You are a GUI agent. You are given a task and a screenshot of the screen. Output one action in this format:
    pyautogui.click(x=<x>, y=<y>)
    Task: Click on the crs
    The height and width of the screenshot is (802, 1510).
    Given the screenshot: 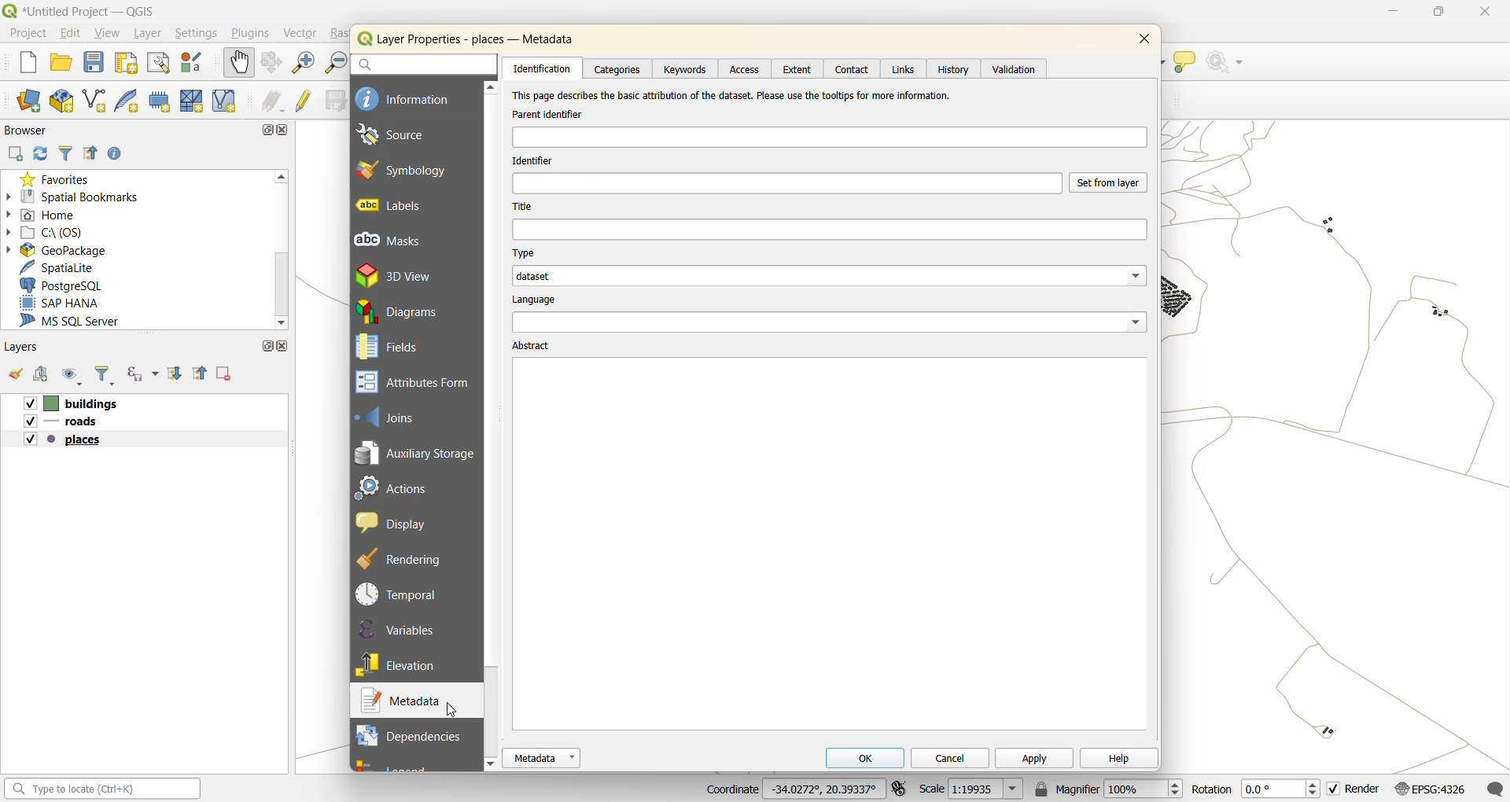 What is the action you would take?
    pyautogui.click(x=1428, y=789)
    